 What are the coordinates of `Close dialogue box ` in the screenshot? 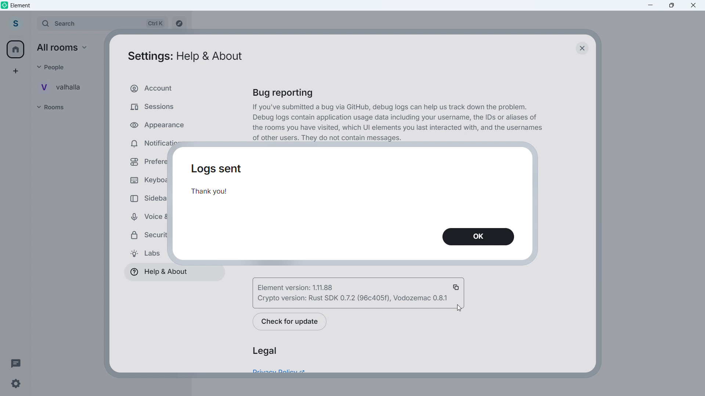 It's located at (581, 48).